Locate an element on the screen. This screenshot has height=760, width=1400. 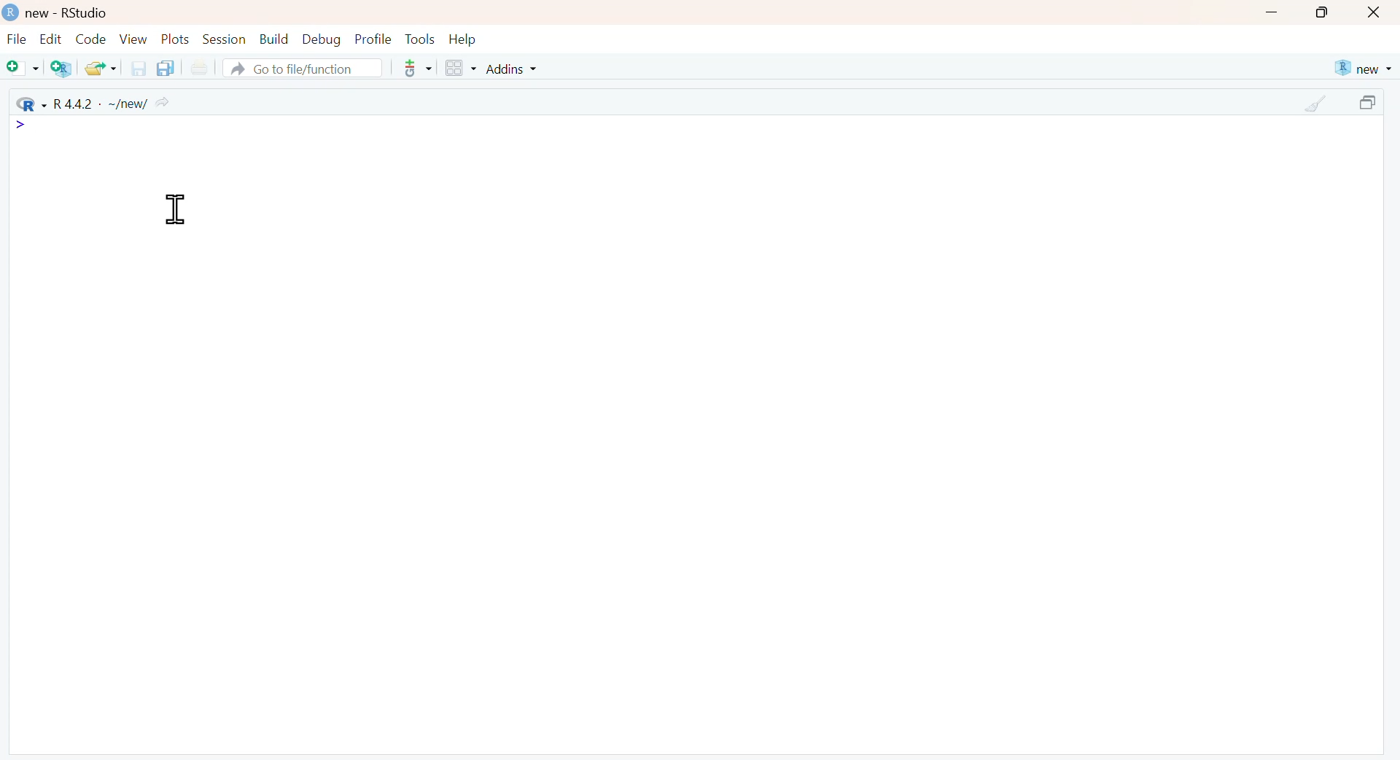
minimize is located at coordinates (1272, 12).